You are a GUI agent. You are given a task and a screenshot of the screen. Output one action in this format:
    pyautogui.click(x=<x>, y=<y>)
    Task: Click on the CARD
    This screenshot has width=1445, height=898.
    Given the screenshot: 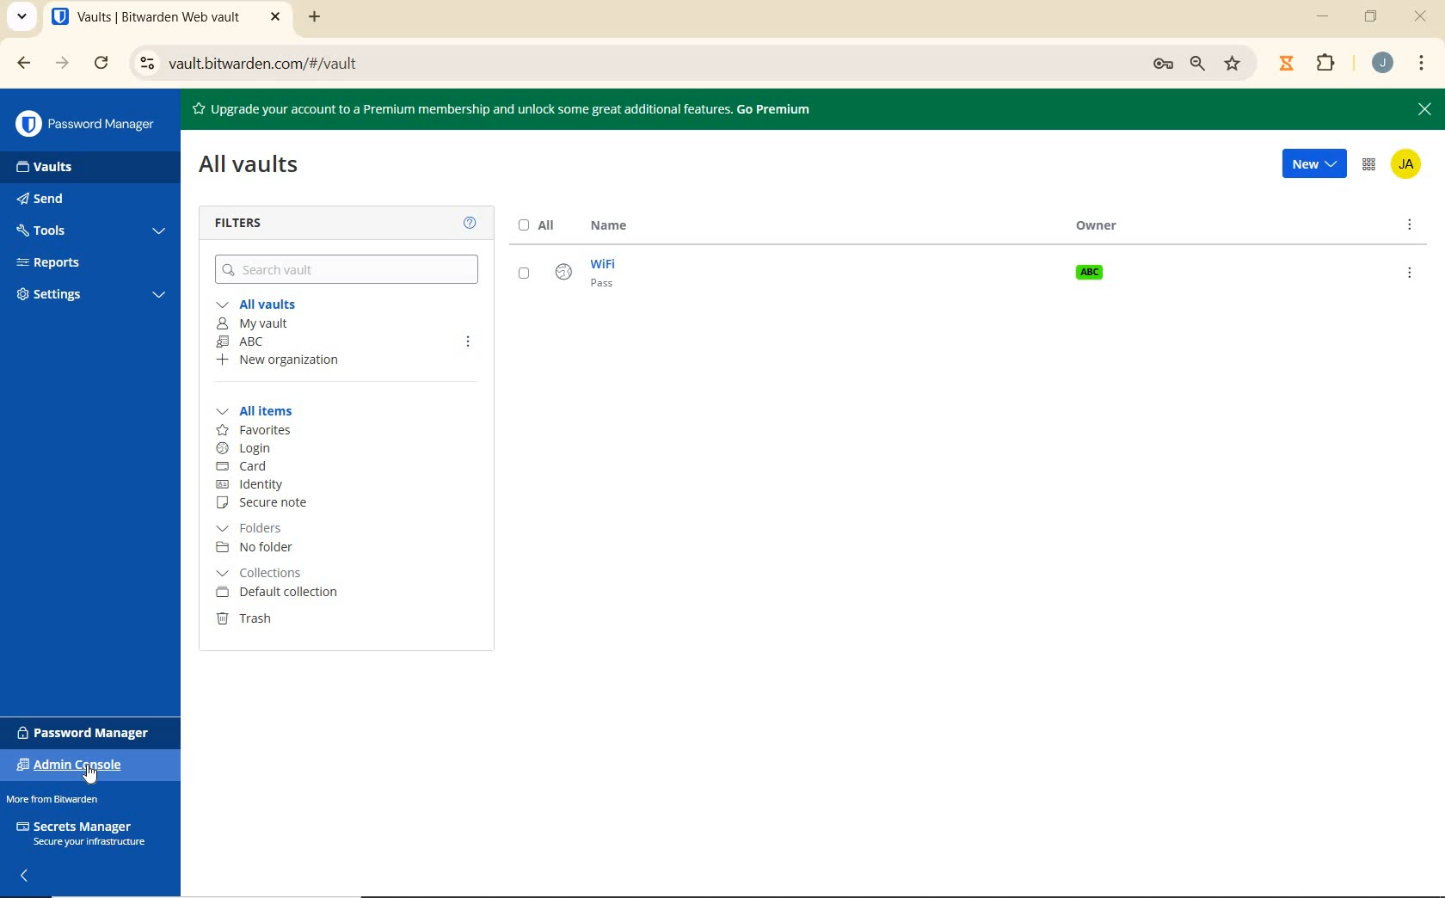 What is the action you would take?
    pyautogui.click(x=253, y=467)
    